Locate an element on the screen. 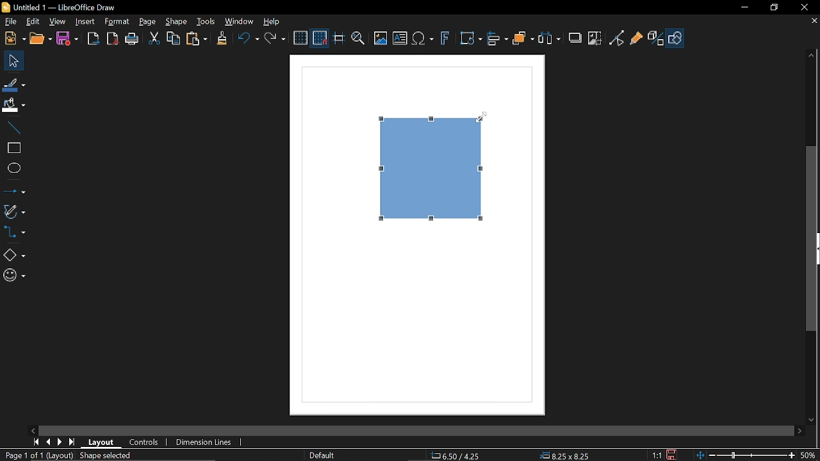 This screenshot has width=820, height=461. Page is located at coordinates (147, 22).